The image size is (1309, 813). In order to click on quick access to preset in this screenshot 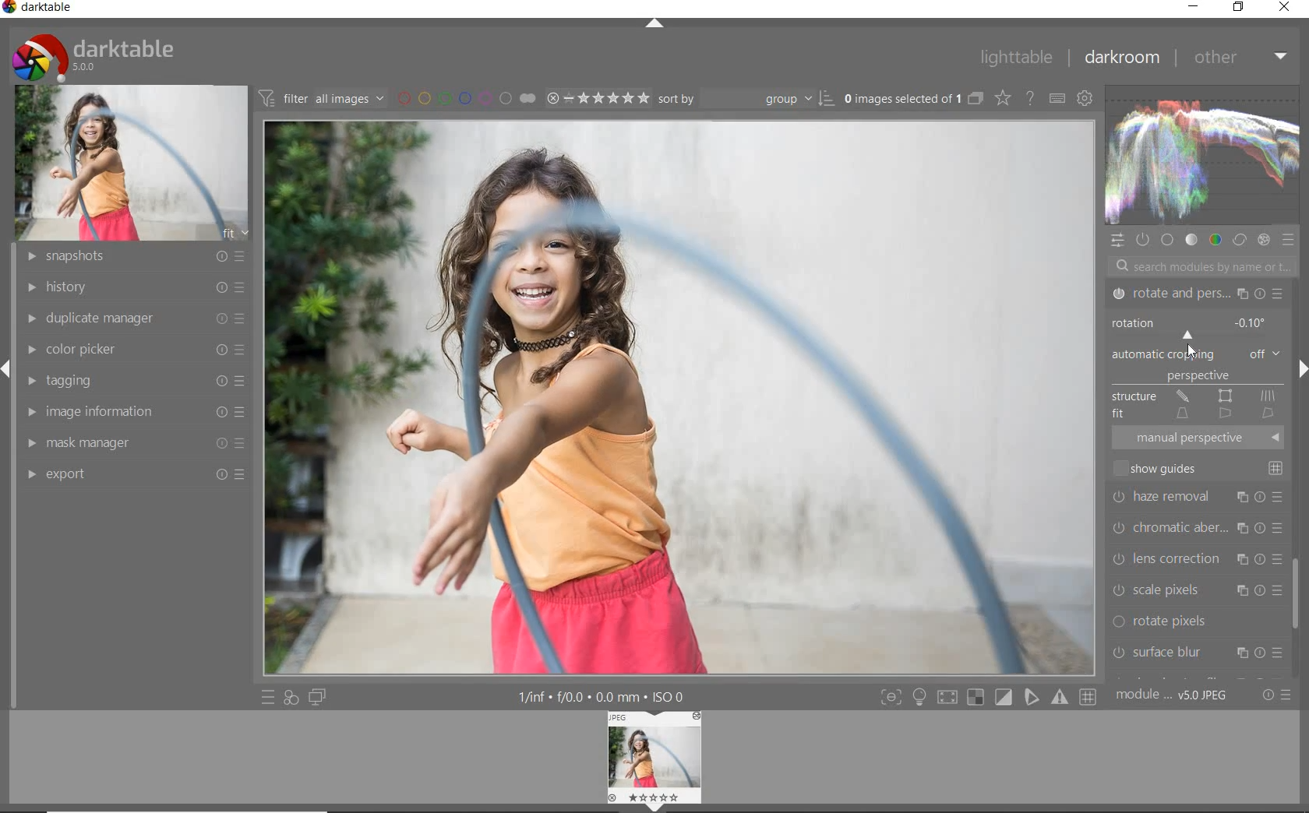, I will do `click(269, 696)`.